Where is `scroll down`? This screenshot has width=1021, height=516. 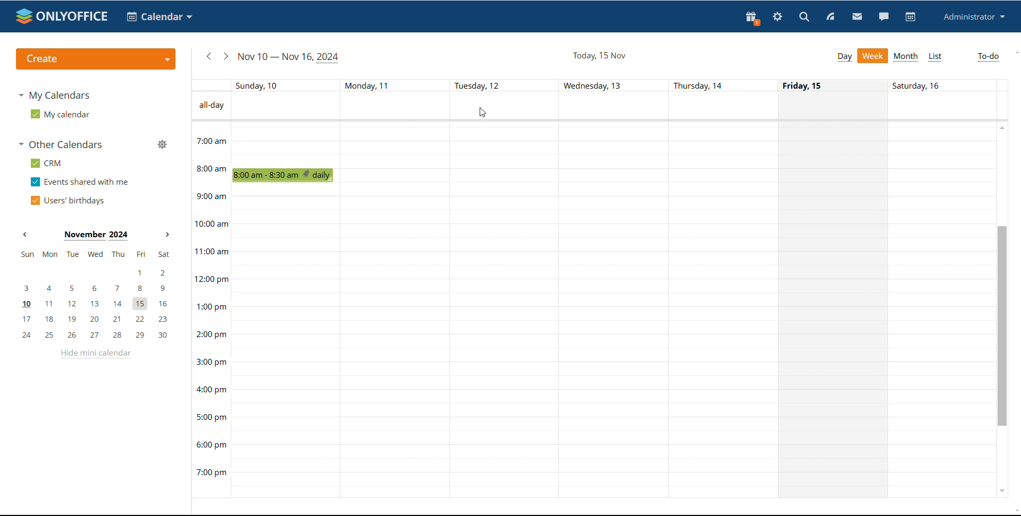
scroll down is located at coordinates (1002, 491).